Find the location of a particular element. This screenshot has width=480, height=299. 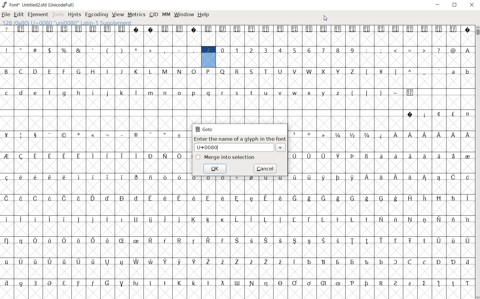

glyph is located at coordinates (7, 283).